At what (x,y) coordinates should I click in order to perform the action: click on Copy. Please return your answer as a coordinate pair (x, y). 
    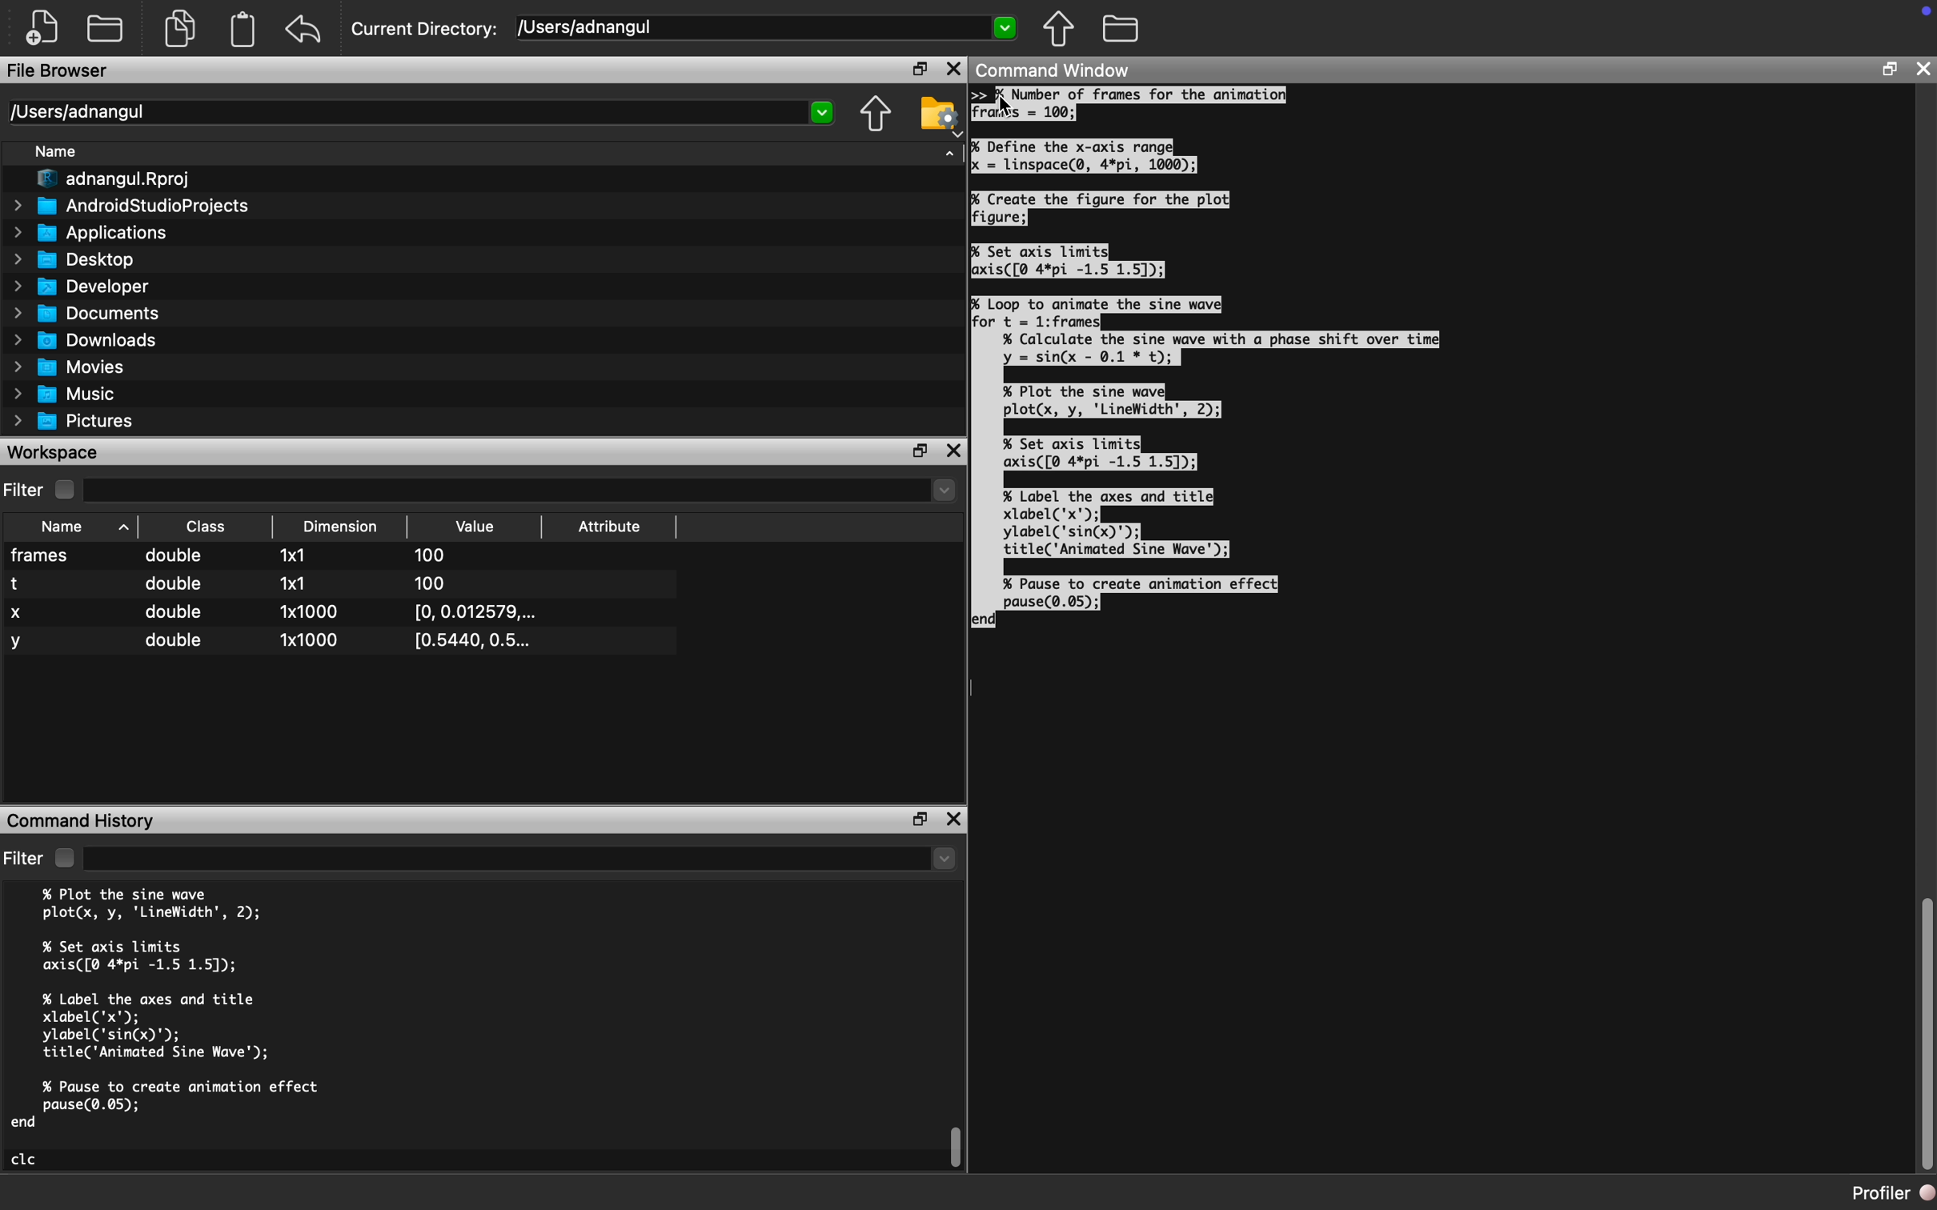
    Looking at the image, I should click on (180, 32).